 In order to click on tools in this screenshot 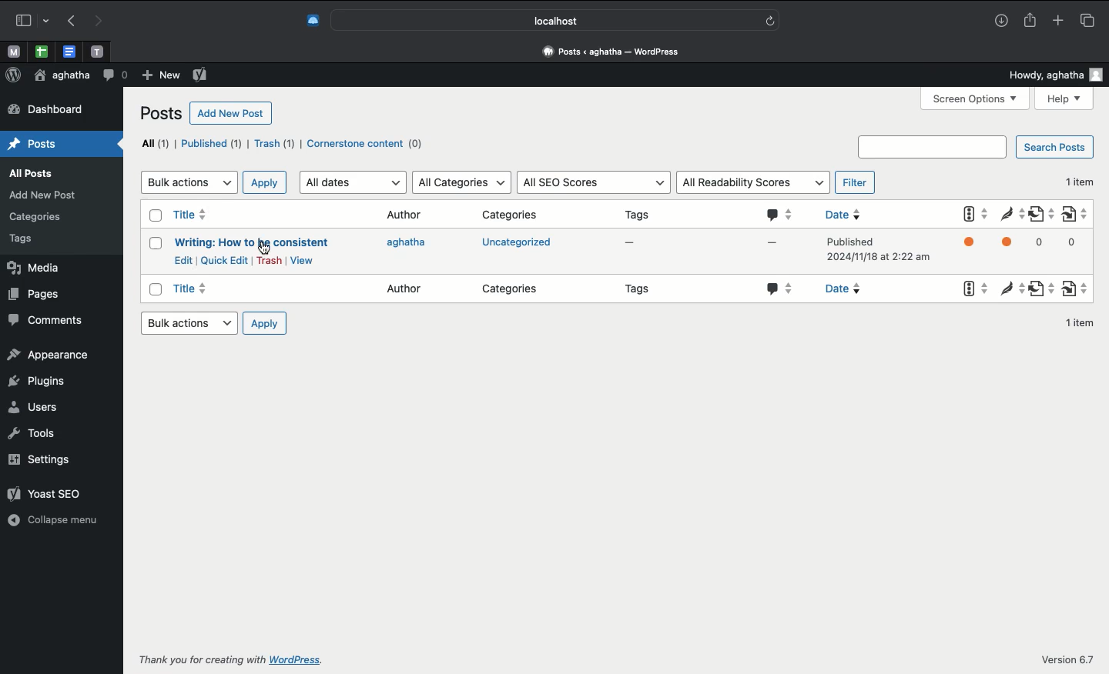, I will do `click(32, 433)`.